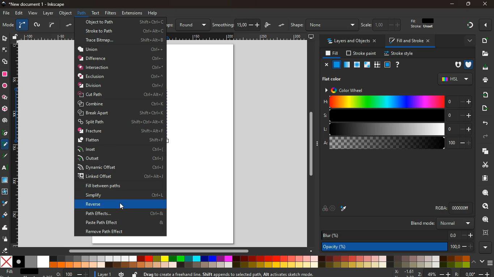 The height and width of the screenshot is (277, 494). I want to click on find, so click(485, 193).